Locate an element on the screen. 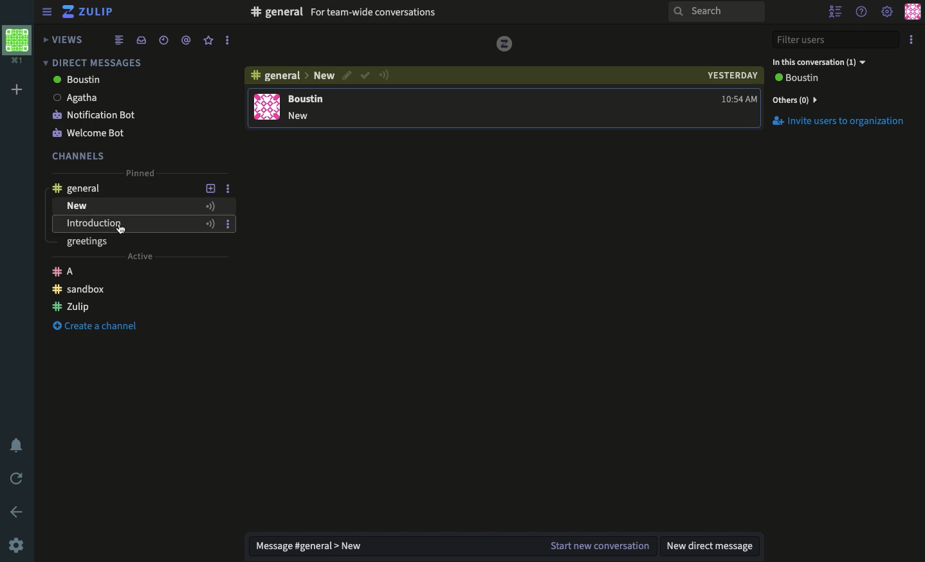 Image resolution: width=925 pixels, height=562 pixels. Active is located at coordinates (210, 224).